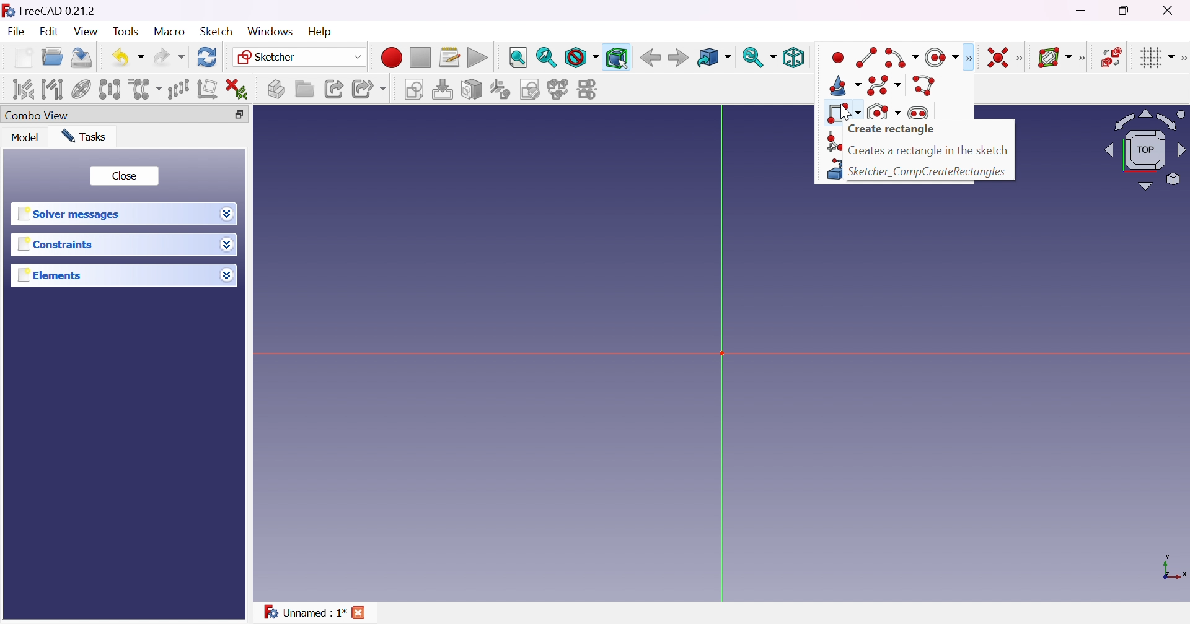 The height and width of the screenshot is (624, 1190). What do you see at coordinates (943, 57) in the screenshot?
I see `Create circle` at bounding box center [943, 57].